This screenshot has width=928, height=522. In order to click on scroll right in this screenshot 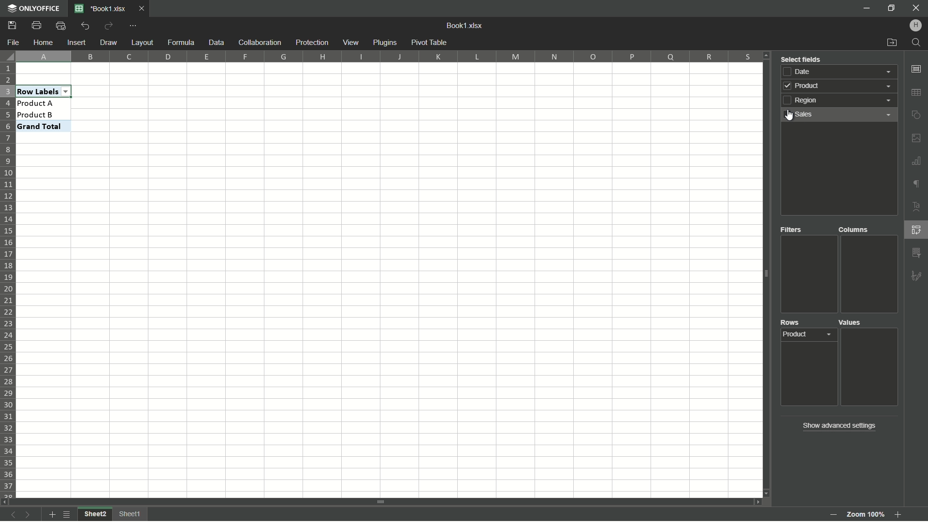, I will do `click(754, 502)`.